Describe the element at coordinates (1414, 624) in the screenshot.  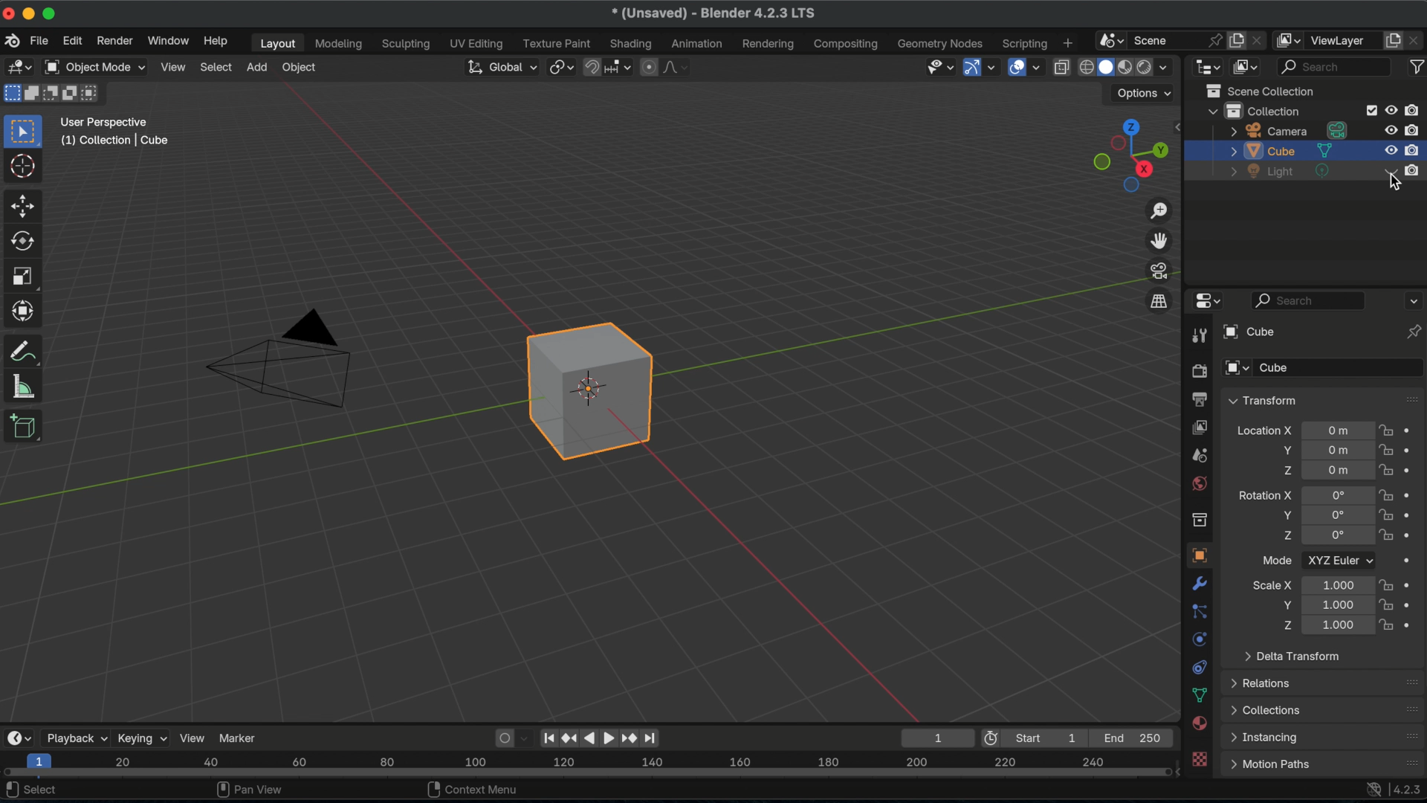
I see `animate property` at that location.